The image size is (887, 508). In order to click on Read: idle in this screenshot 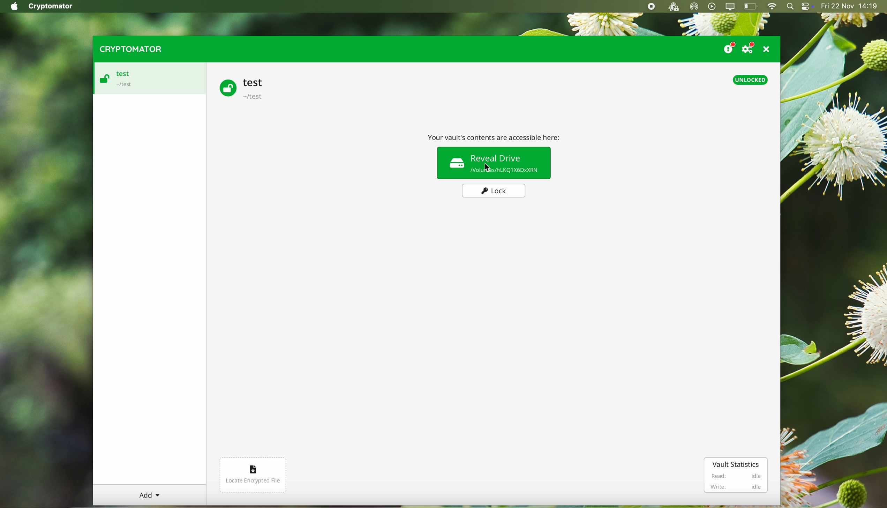, I will do `click(732, 476)`.